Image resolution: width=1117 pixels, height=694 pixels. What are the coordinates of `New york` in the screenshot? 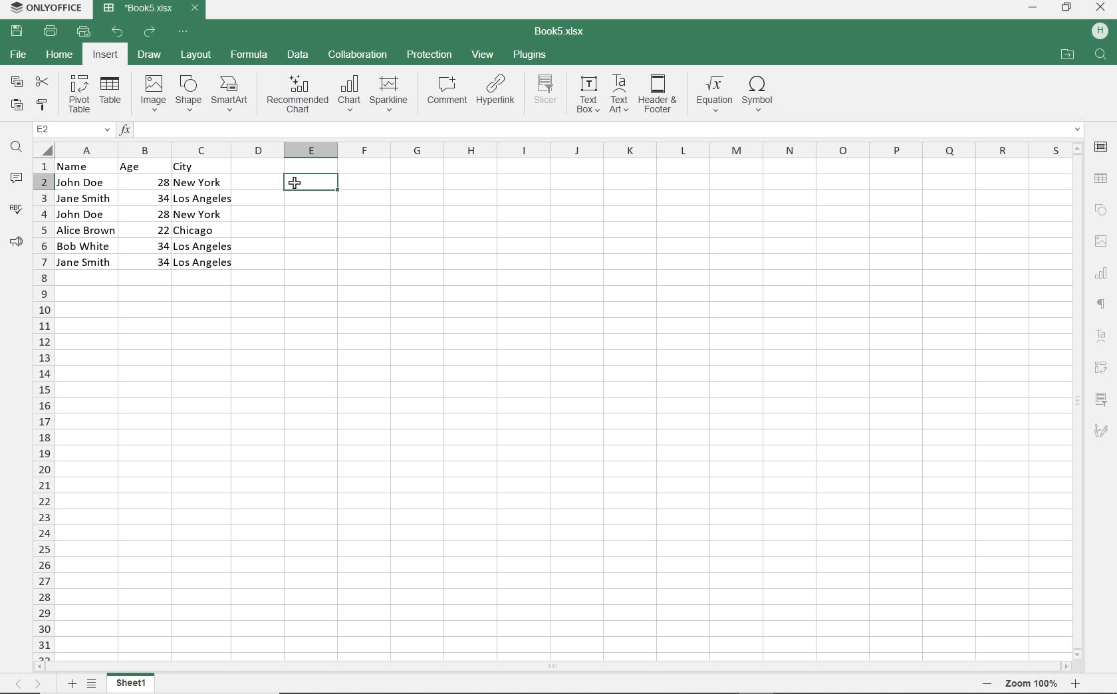 It's located at (201, 183).